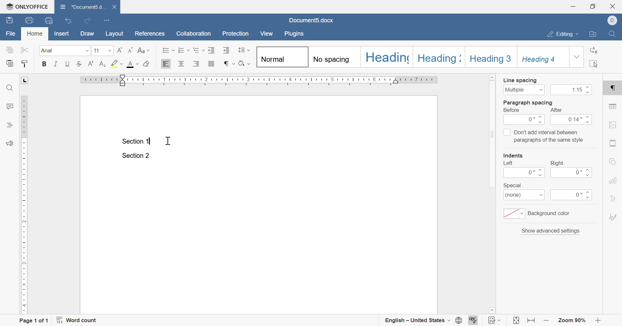  Describe the element at coordinates (512, 185) in the screenshot. I see `special` at that location.